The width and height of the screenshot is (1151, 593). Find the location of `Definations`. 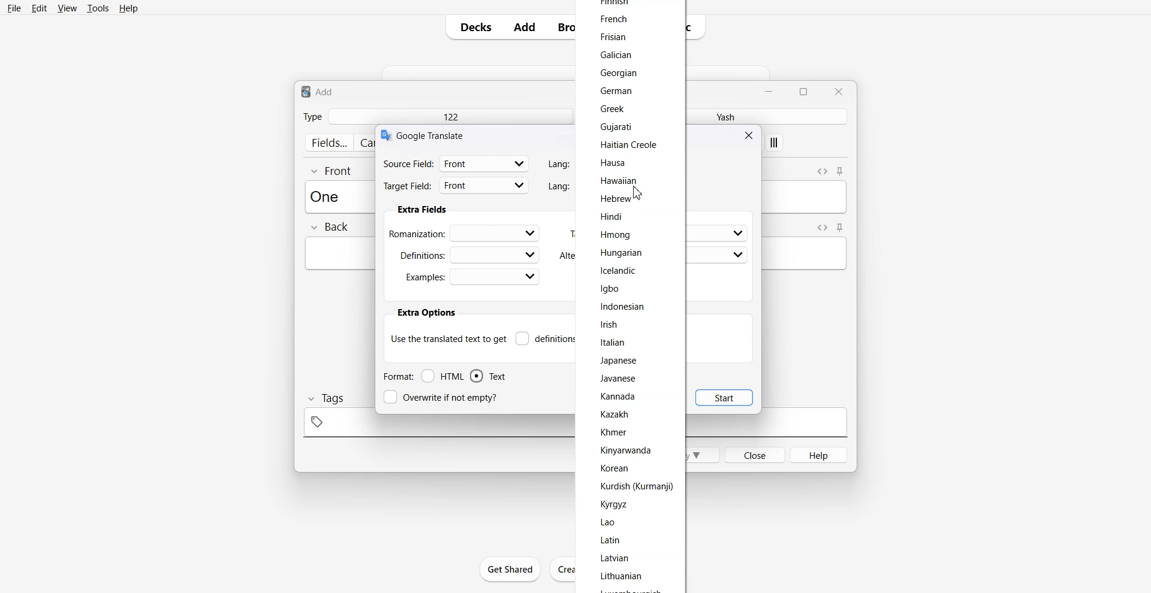

Definations is located at coordinates (468, 254).